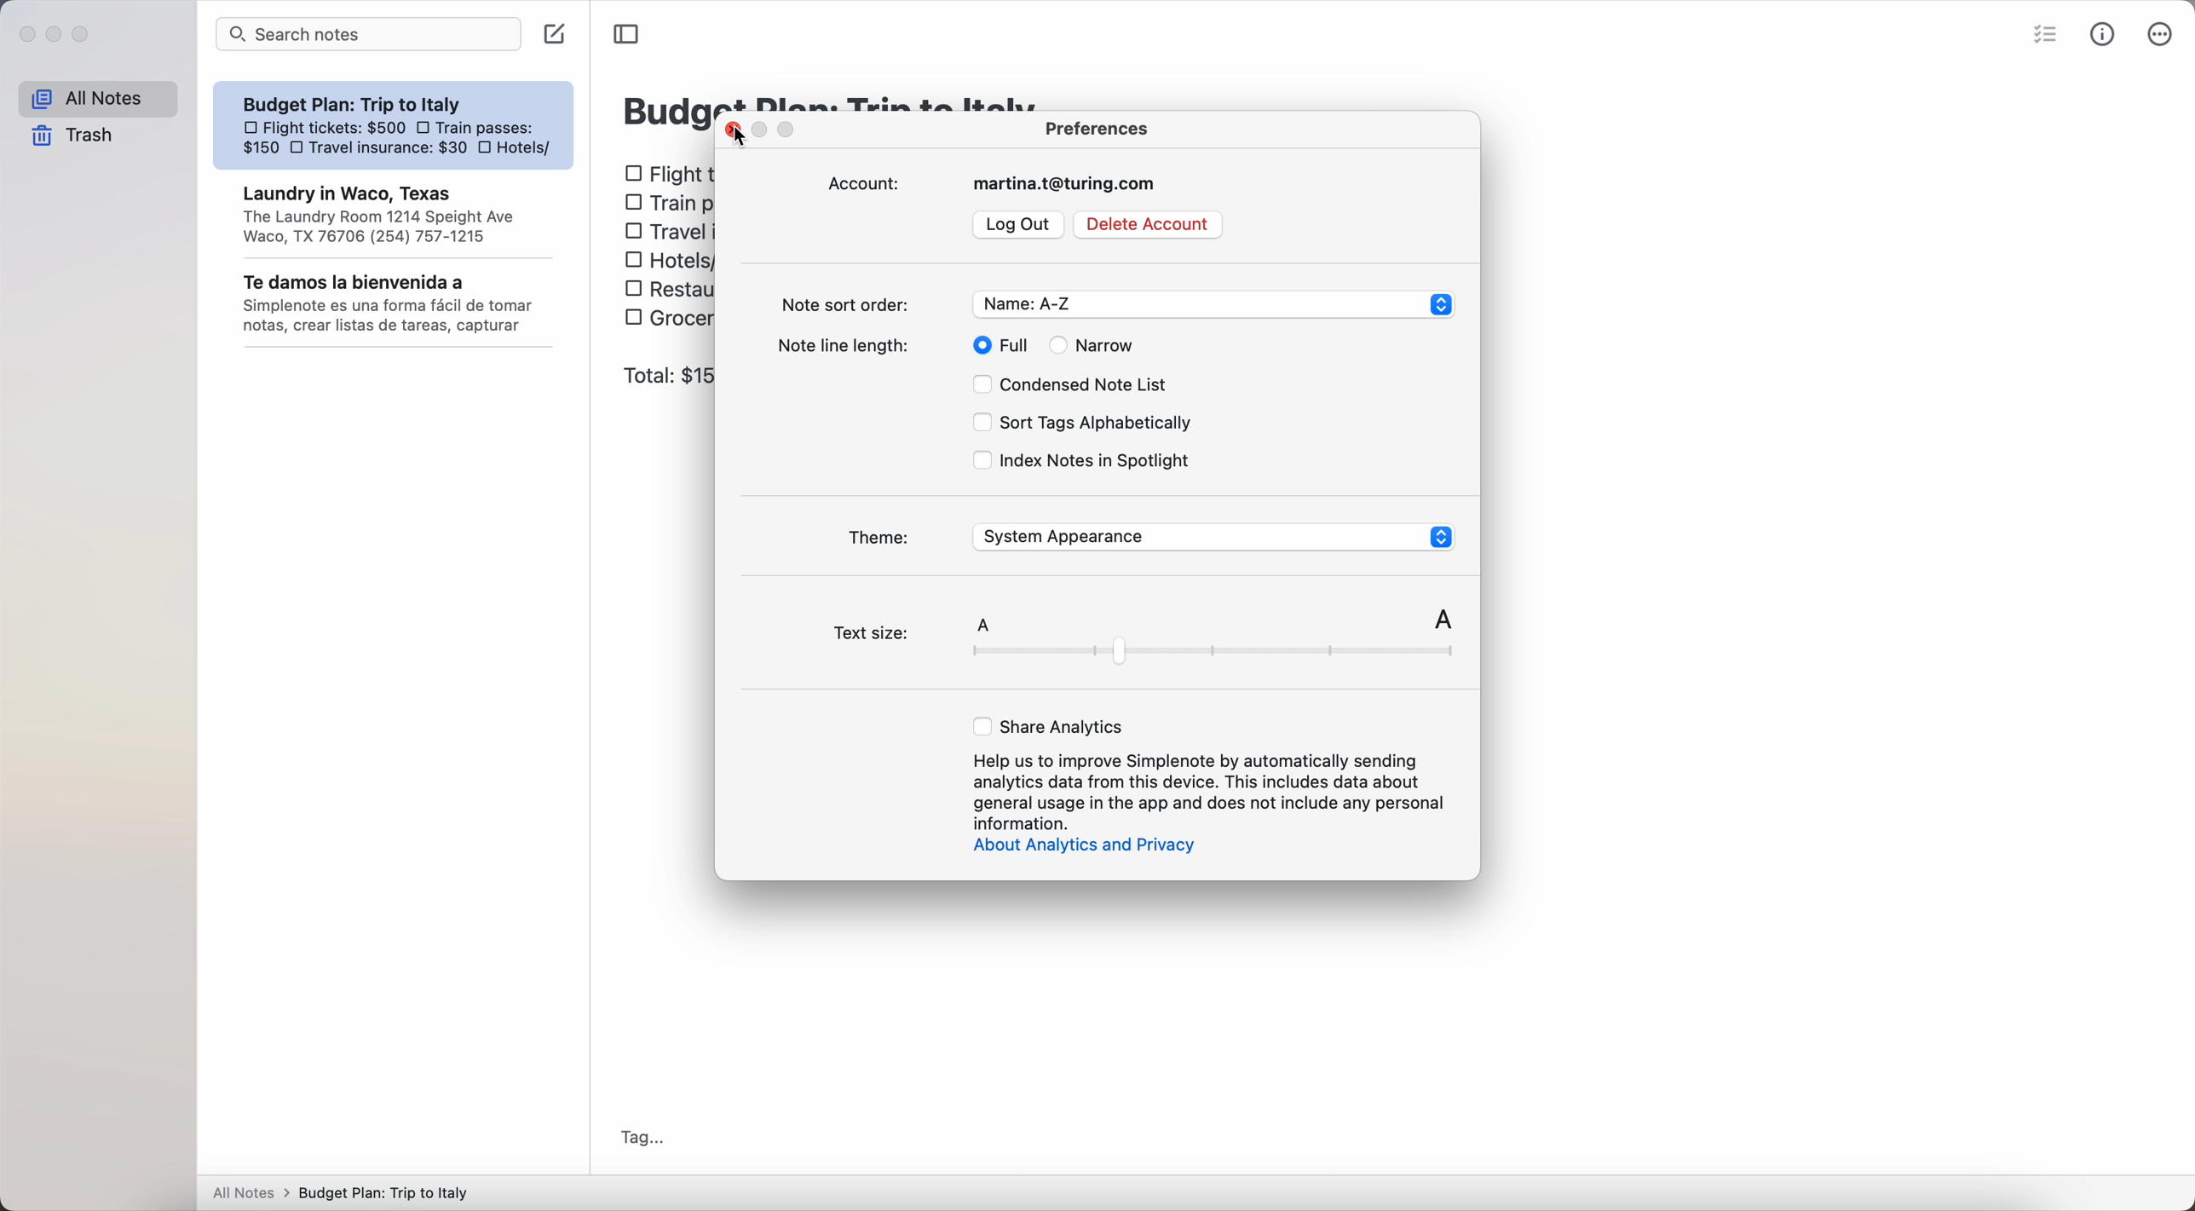  Describe the element at coordinates (645, 1136) in the screenshot. I see `tag` at that location.